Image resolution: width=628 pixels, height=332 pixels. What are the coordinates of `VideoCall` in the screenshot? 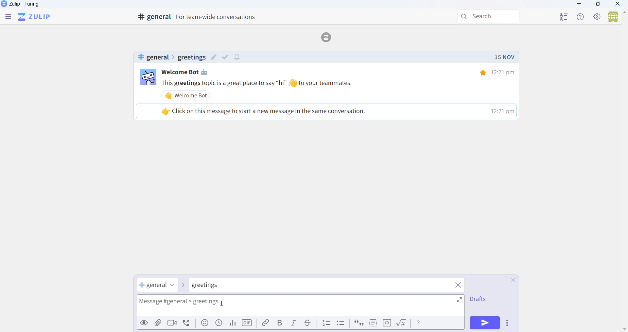 It's located at (173, 324).